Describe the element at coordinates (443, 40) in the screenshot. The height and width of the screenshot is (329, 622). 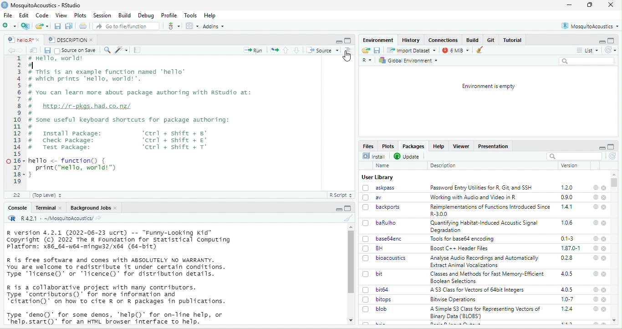
I see `Connections` at that location.